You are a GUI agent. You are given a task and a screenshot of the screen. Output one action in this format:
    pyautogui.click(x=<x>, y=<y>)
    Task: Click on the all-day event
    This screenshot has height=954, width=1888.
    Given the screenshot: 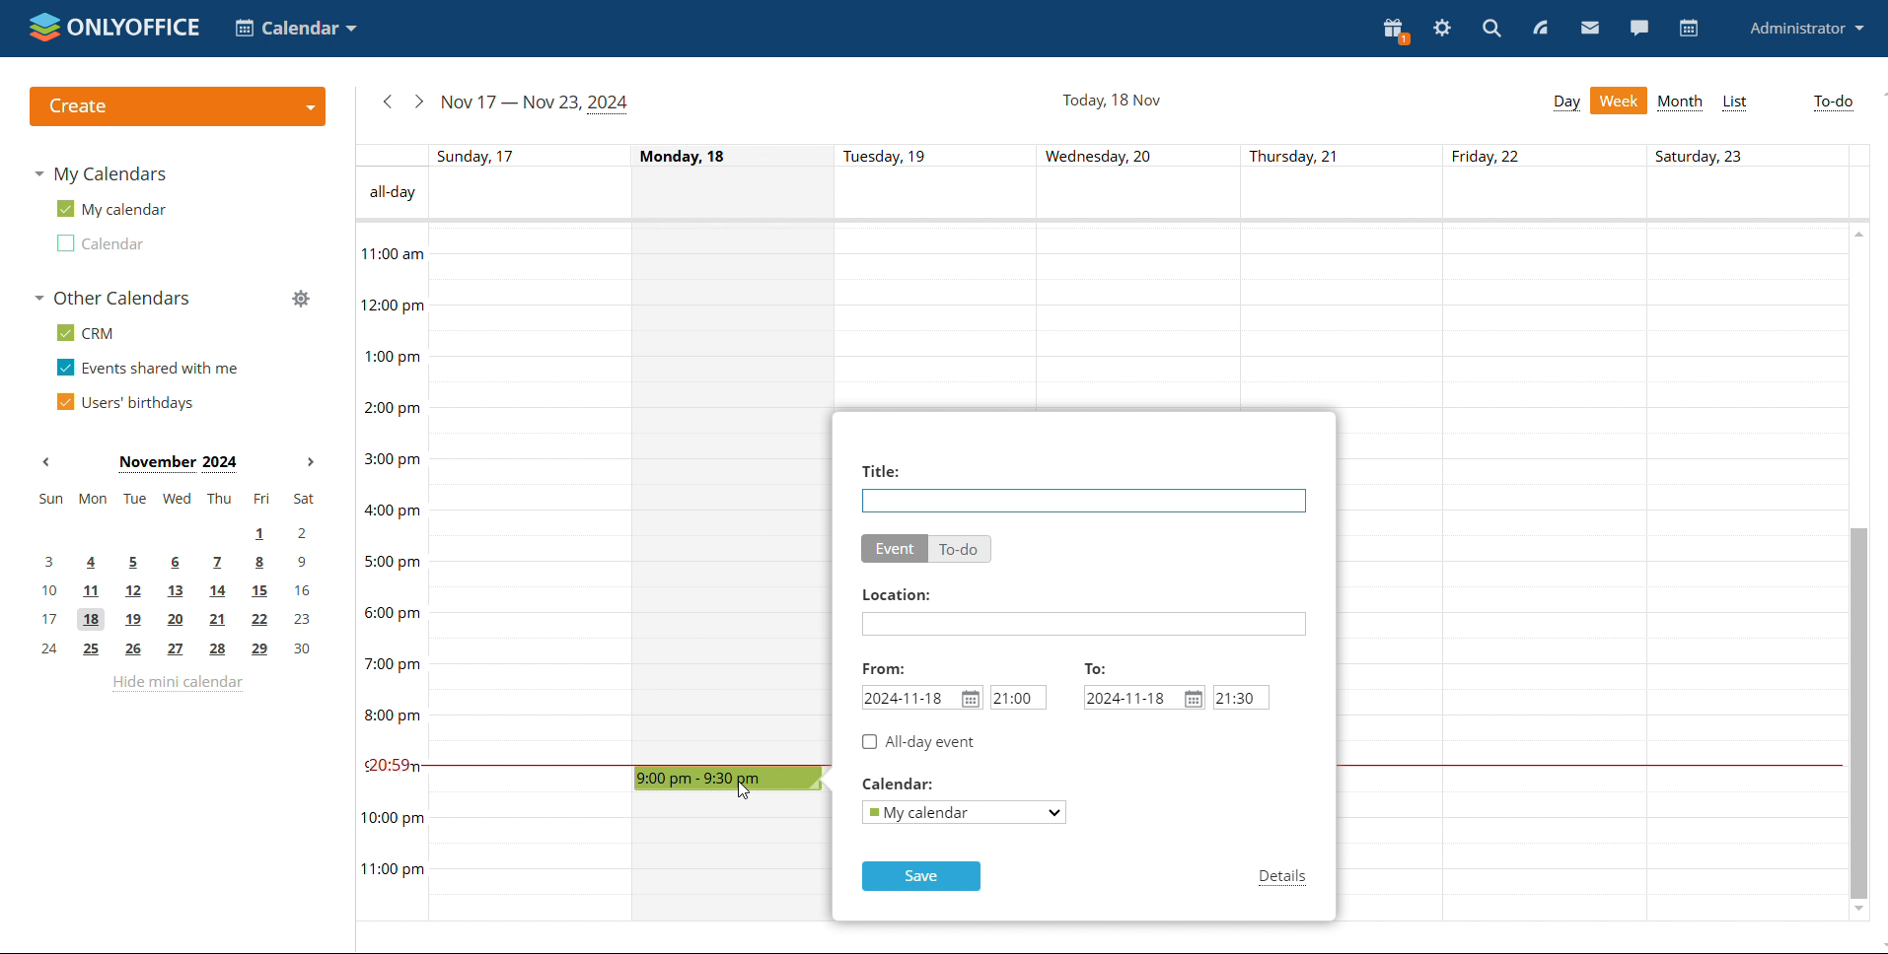 What is the action you would take?
    pyautogui.click(x=1137, y=194)
    